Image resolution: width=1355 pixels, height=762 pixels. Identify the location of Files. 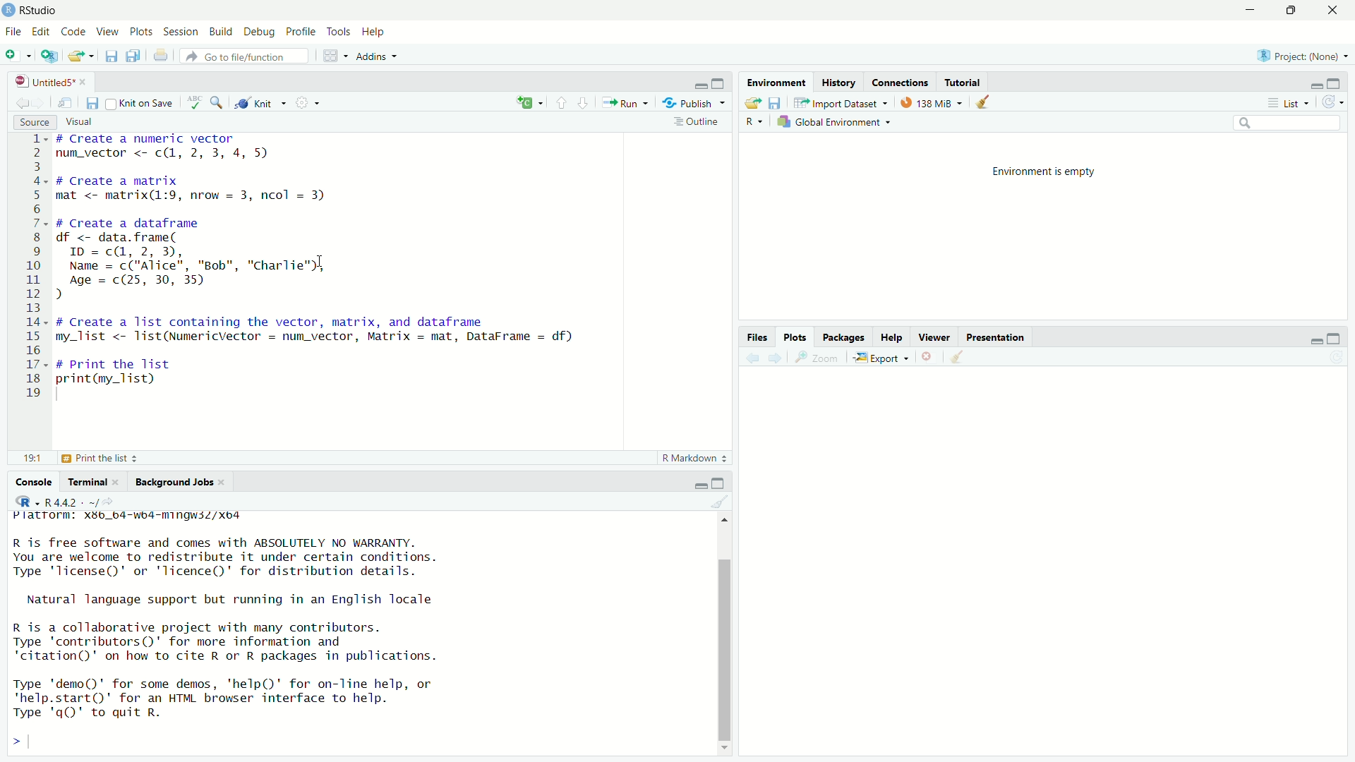
(761, 337).